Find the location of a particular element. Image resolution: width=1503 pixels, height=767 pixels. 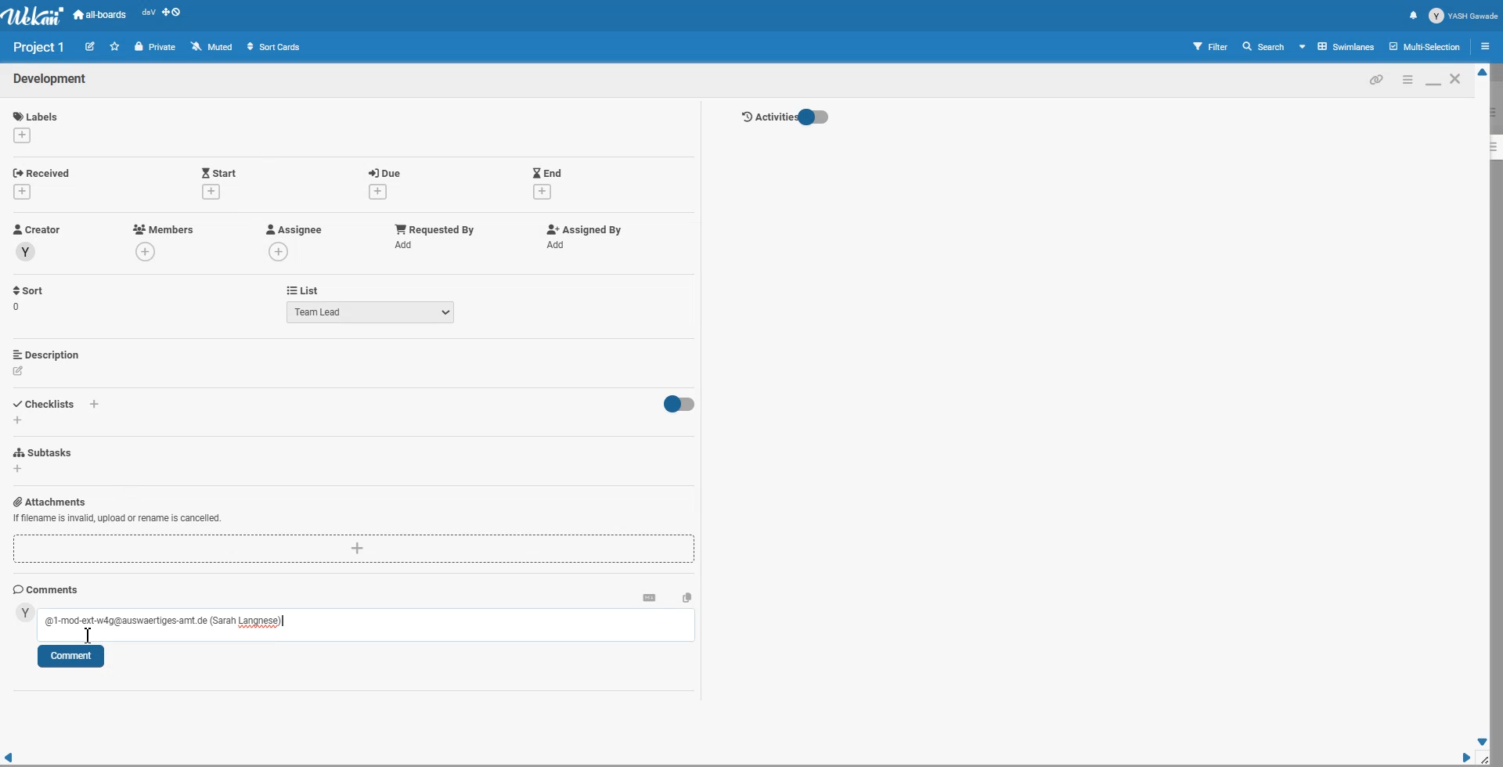

Copy text to clipboard is located at coordinates (687, 596).